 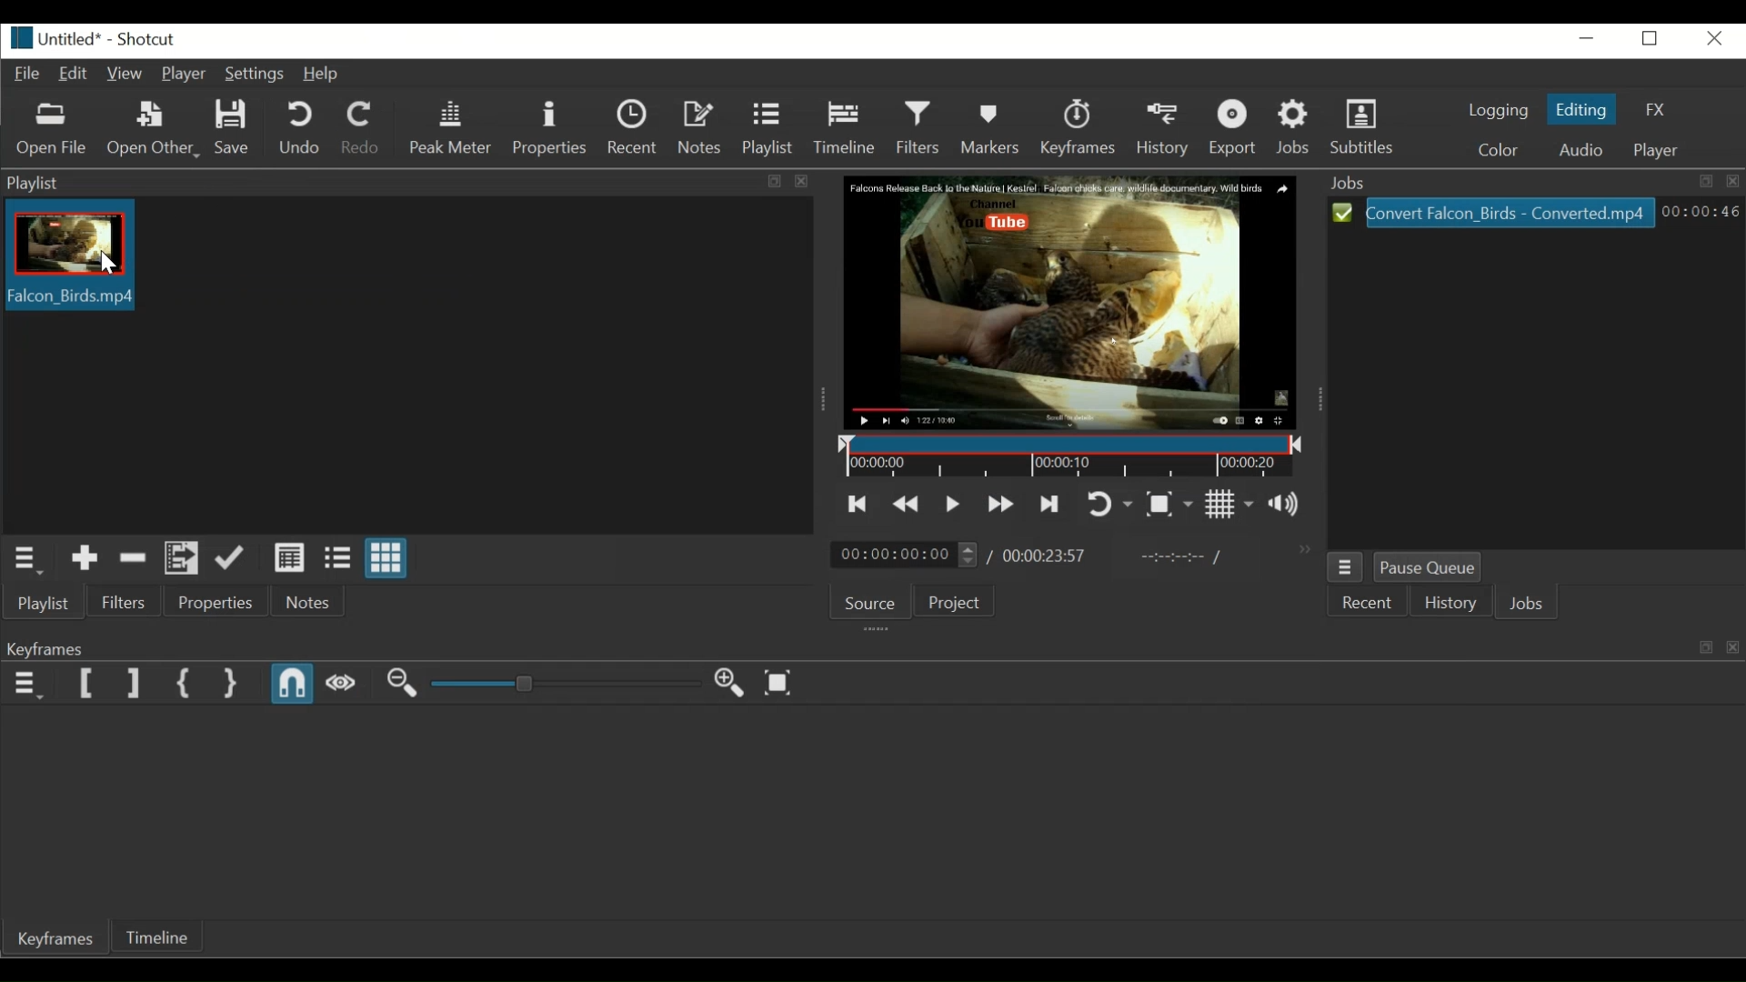 I want to click on Skip to the next point, so click(x=1049, y=505).